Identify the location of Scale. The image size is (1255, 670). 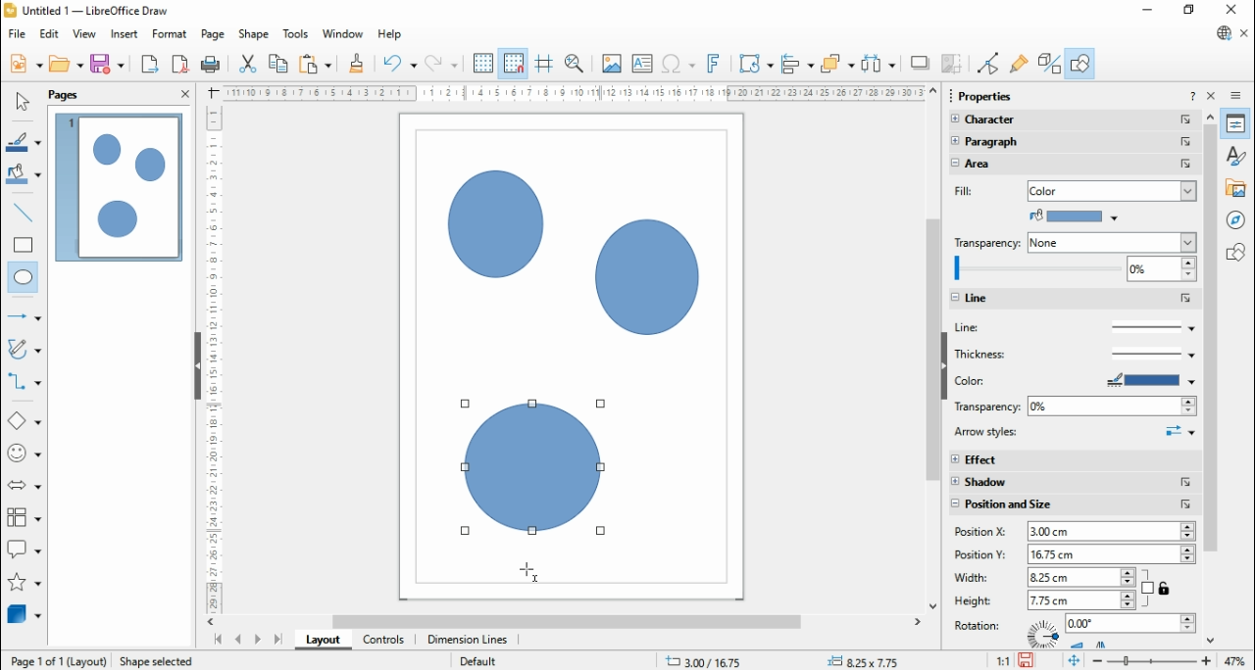
(574, 93).